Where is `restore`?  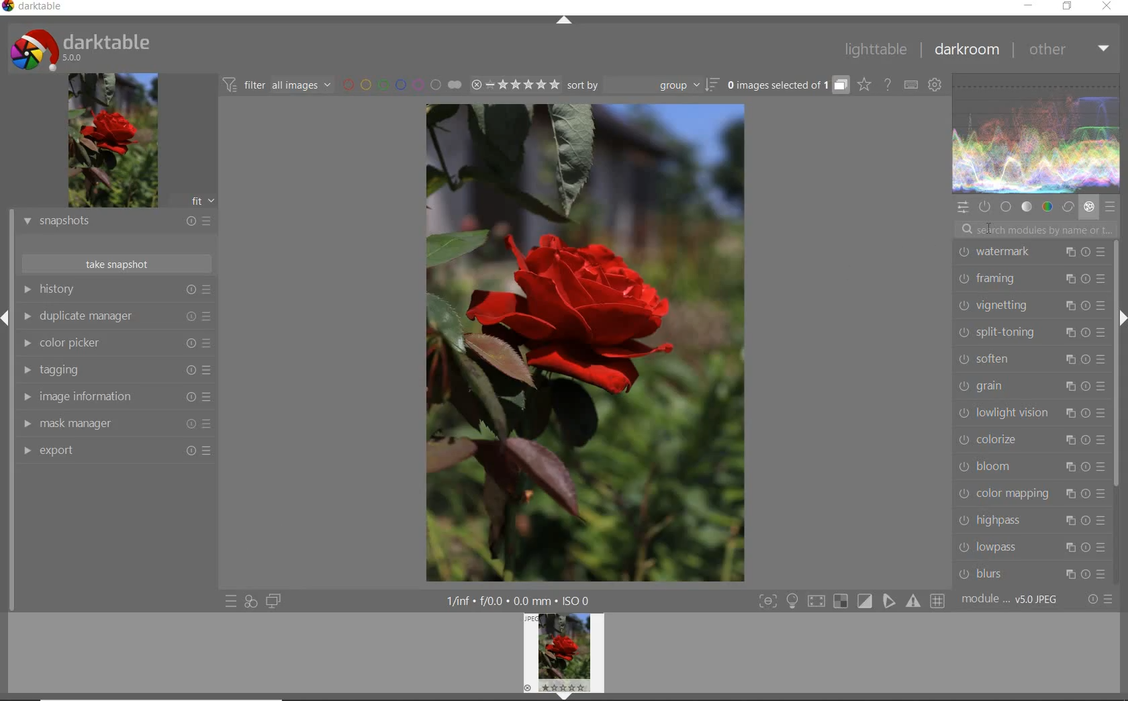 restore is located at coordinates (1069, 8).